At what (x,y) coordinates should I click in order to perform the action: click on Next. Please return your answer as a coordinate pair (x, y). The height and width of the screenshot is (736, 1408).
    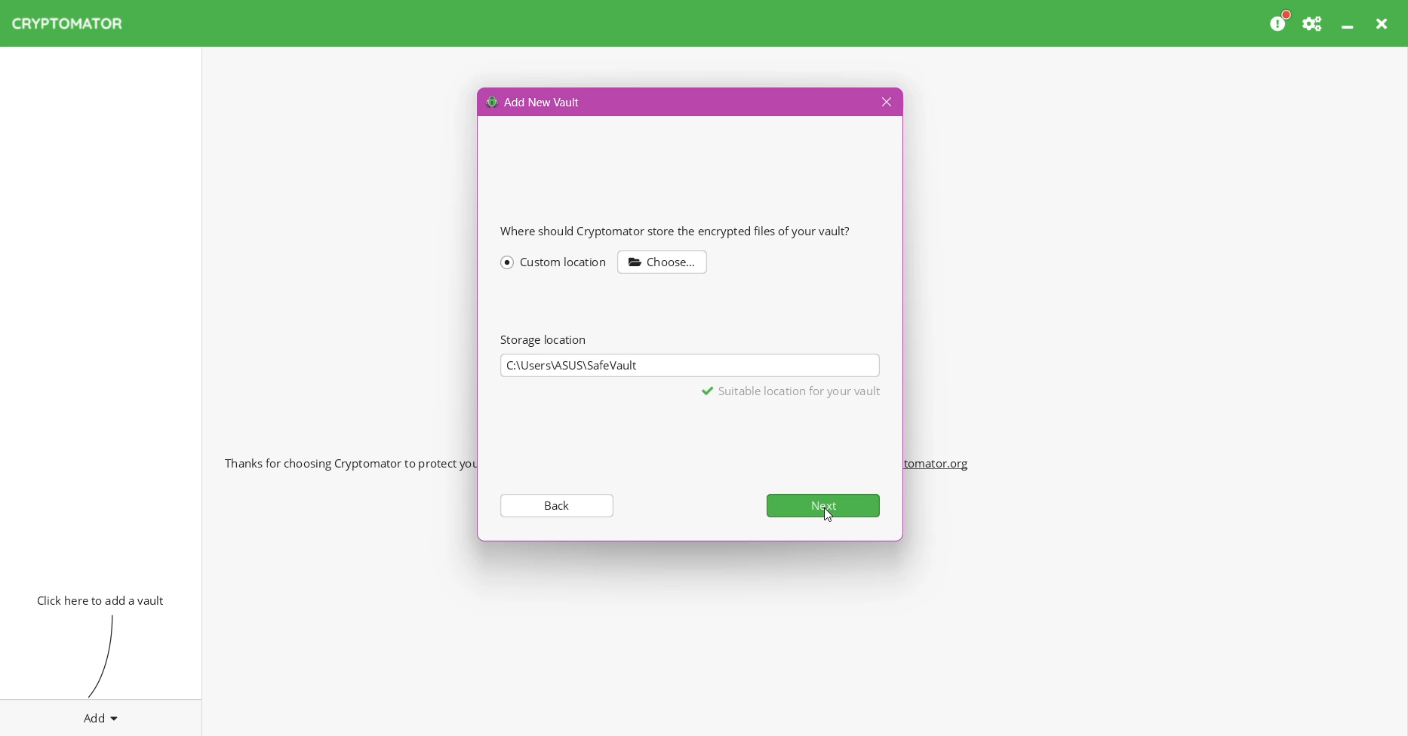
    Looking at the image, I should click on (825, 505).